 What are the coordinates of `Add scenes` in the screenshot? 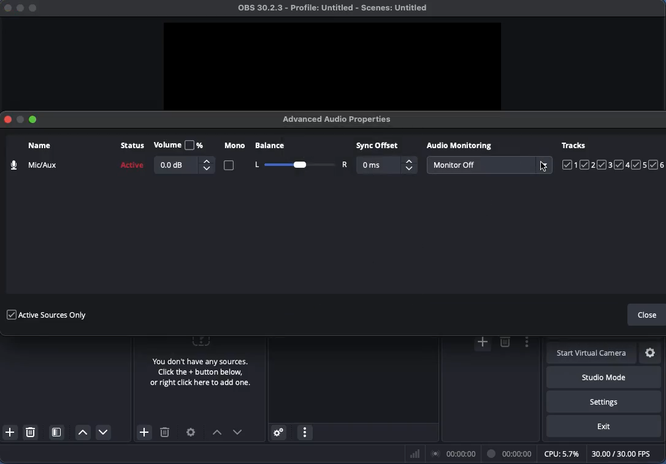 It's located at (10, 432).